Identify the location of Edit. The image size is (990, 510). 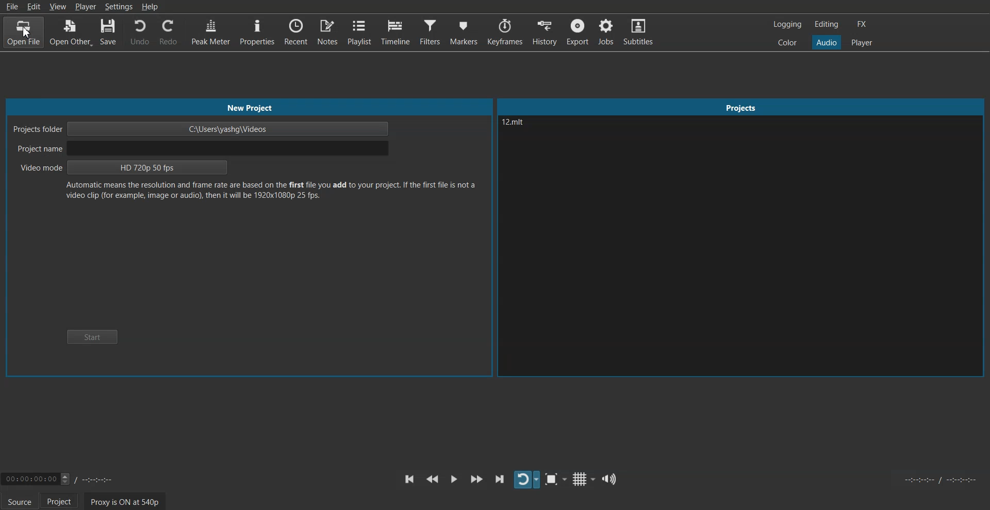
(34, 6).